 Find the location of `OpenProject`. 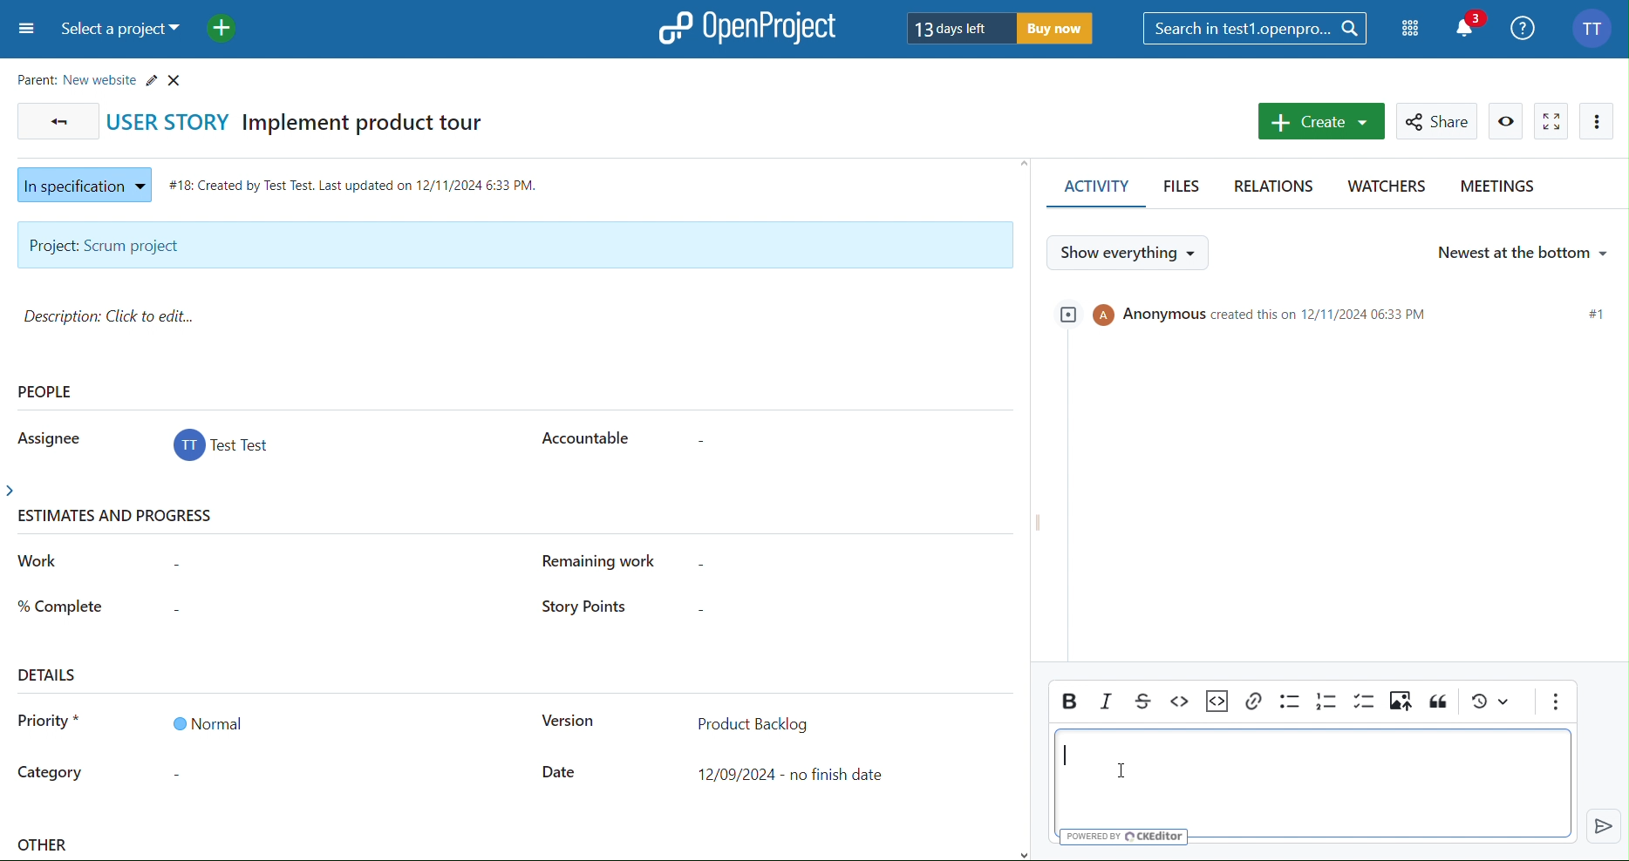

OpenProject is located at coordinates (749, 27).